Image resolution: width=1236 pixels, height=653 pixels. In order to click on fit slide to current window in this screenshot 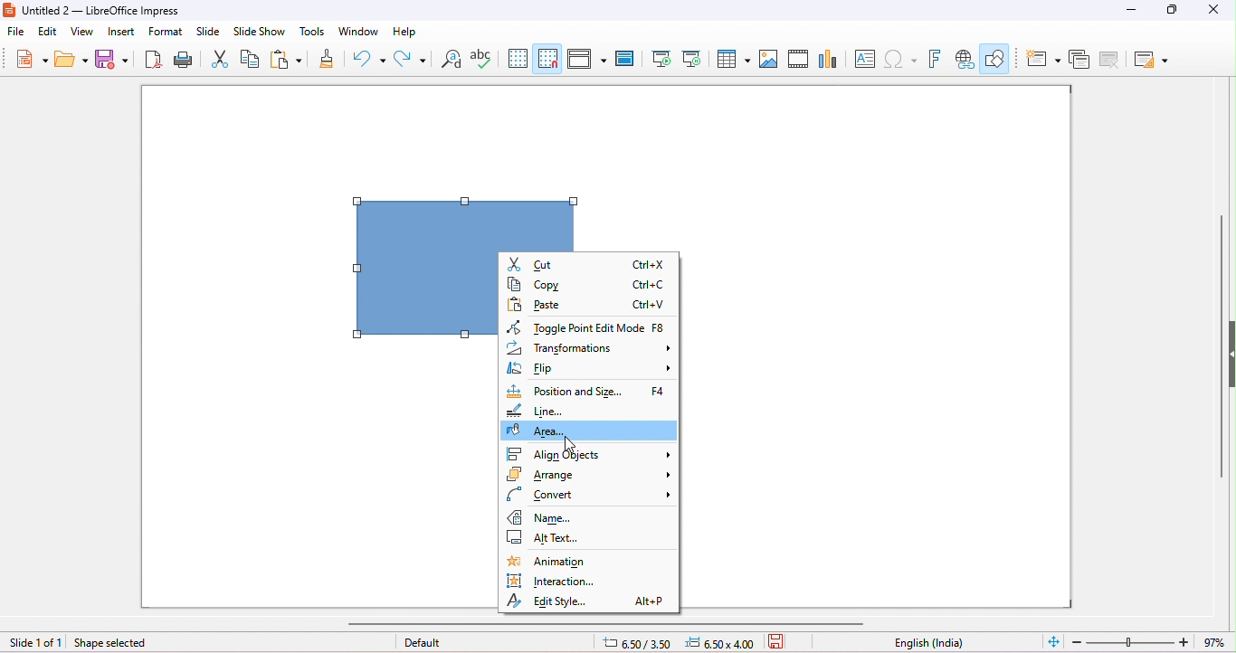, I will do `click(1054, 640)`.